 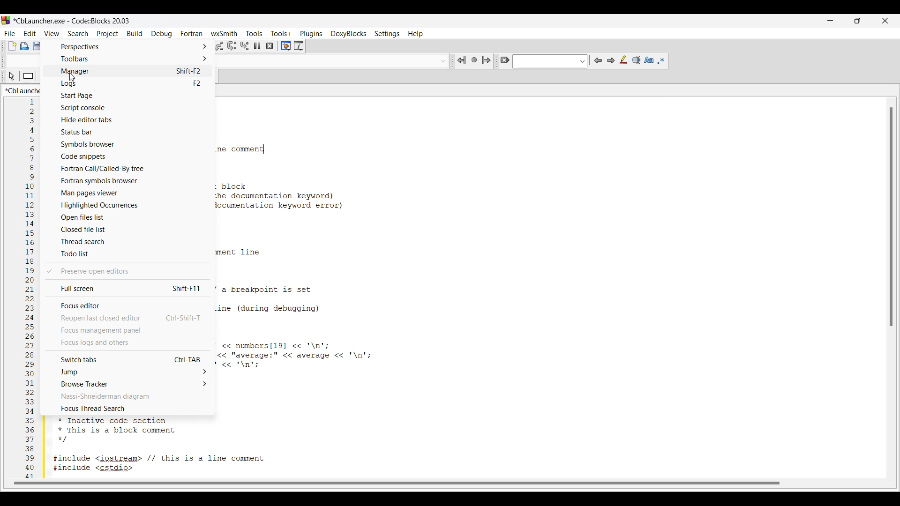 I want to click on Match case, so click(x=649, y=60).